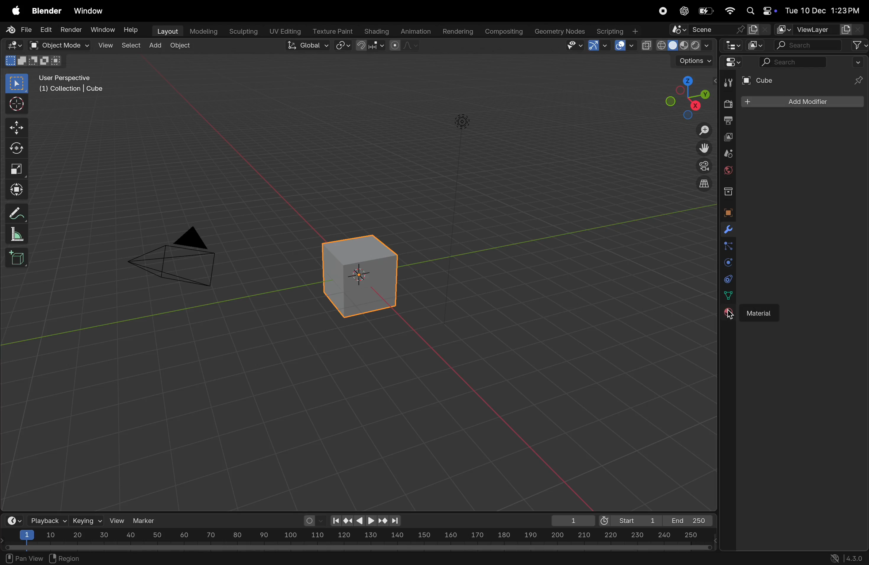  Describe the element at coordinates (756, 45) in the screenshot. I see `display mode` at that location.